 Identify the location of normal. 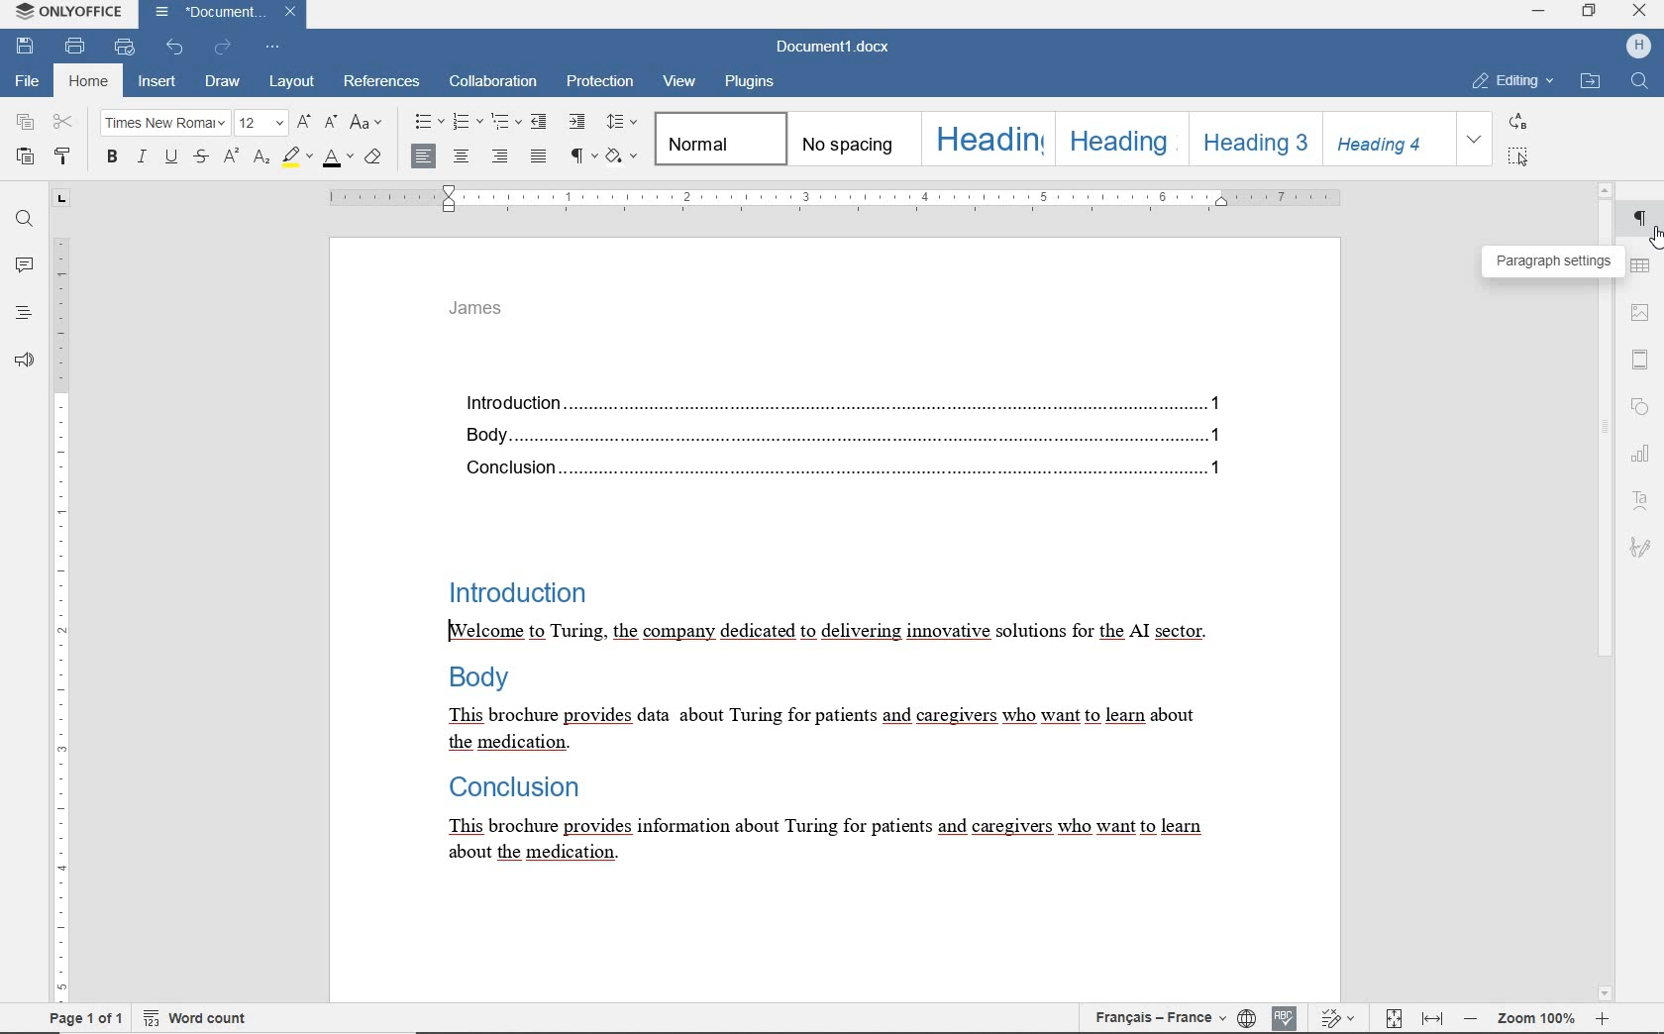
(719, 138).